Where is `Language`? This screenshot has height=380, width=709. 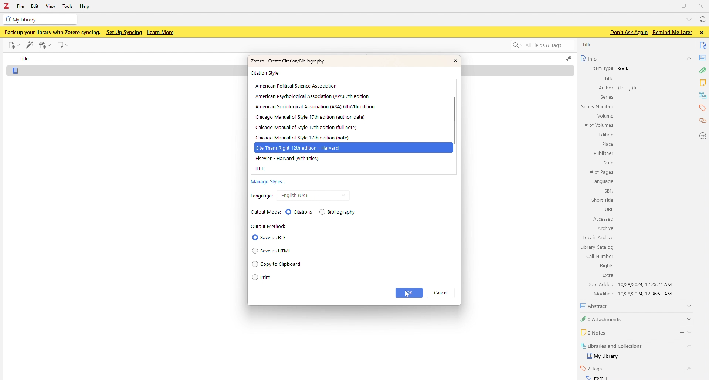 Language is located at coordinates (603, 182).